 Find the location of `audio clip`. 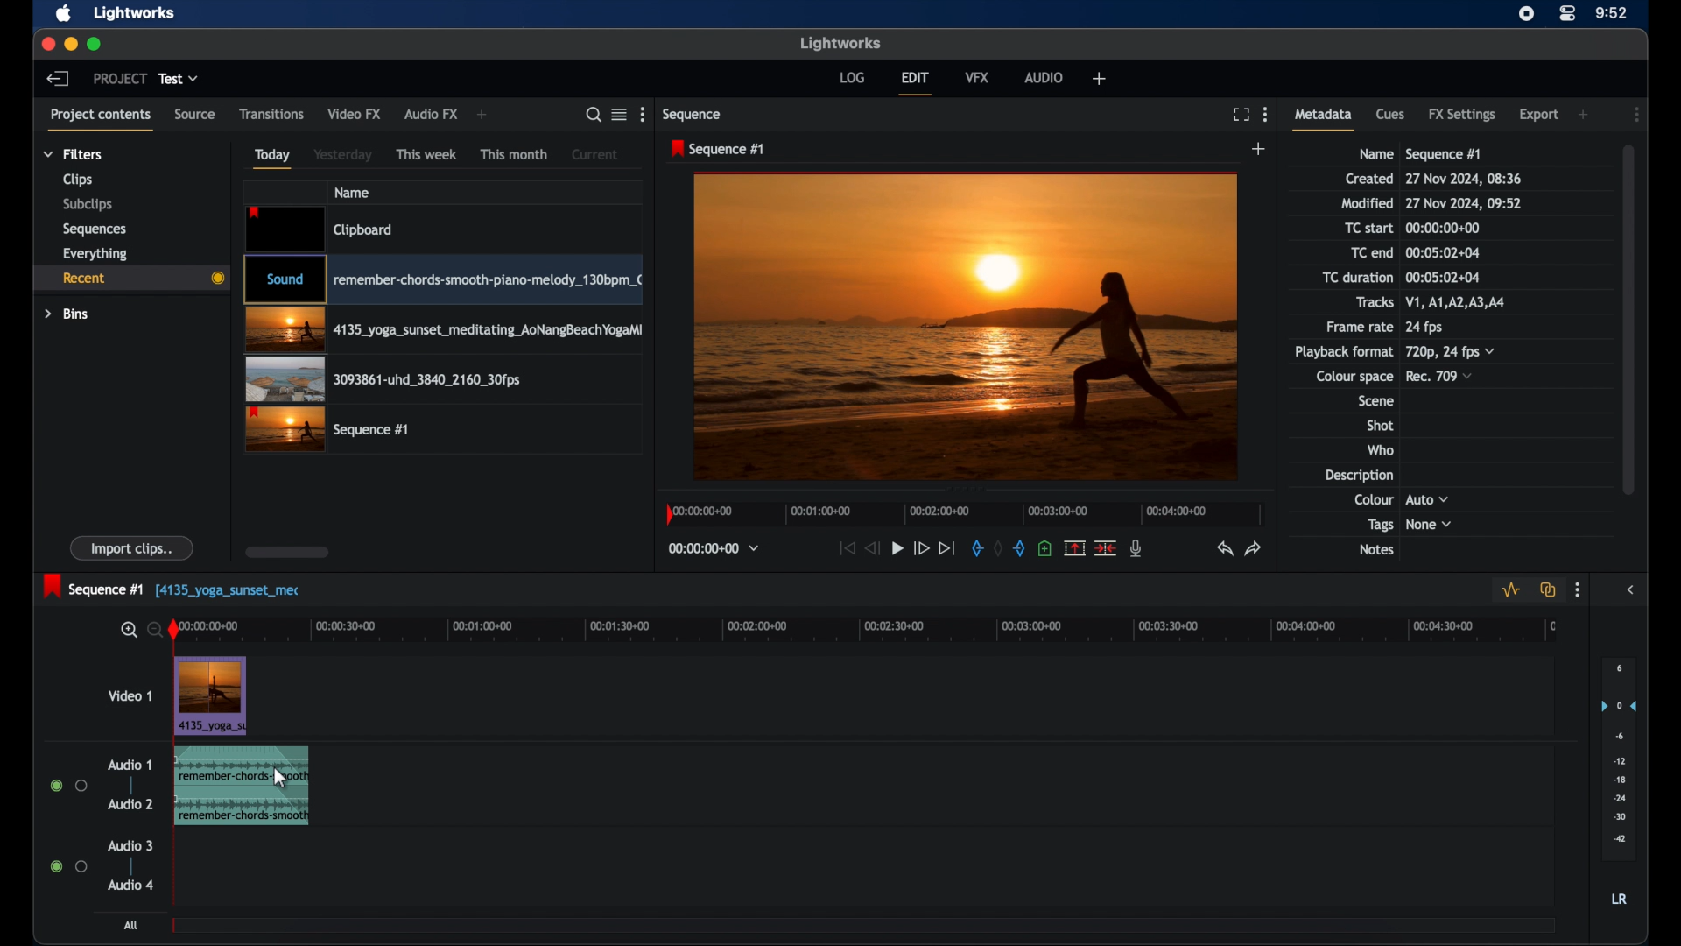

audio clip is located at coordinates (216, 787).